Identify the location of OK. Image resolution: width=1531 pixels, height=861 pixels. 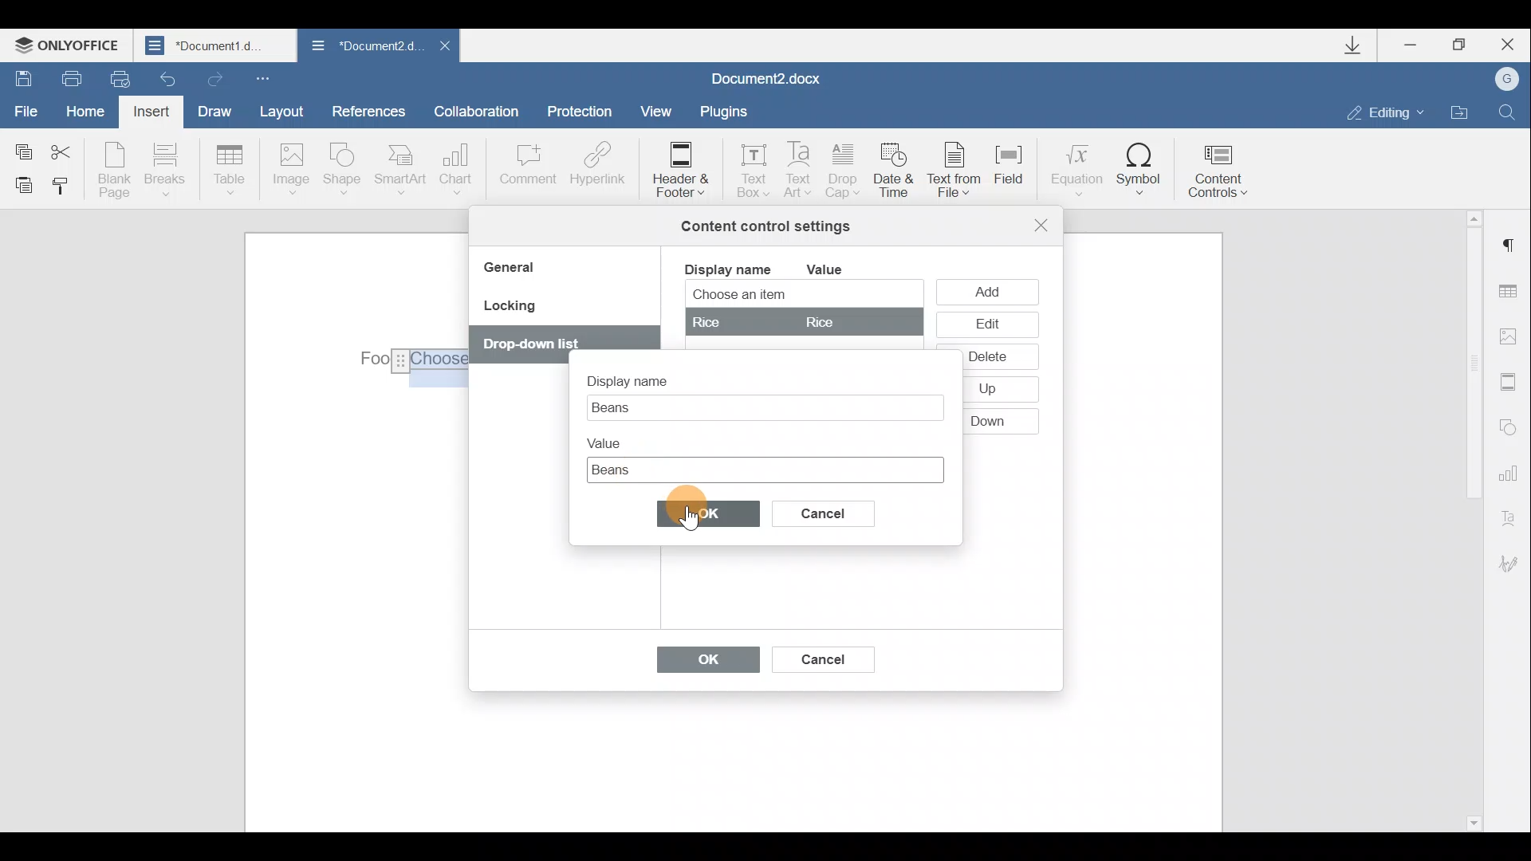
(709, 513).